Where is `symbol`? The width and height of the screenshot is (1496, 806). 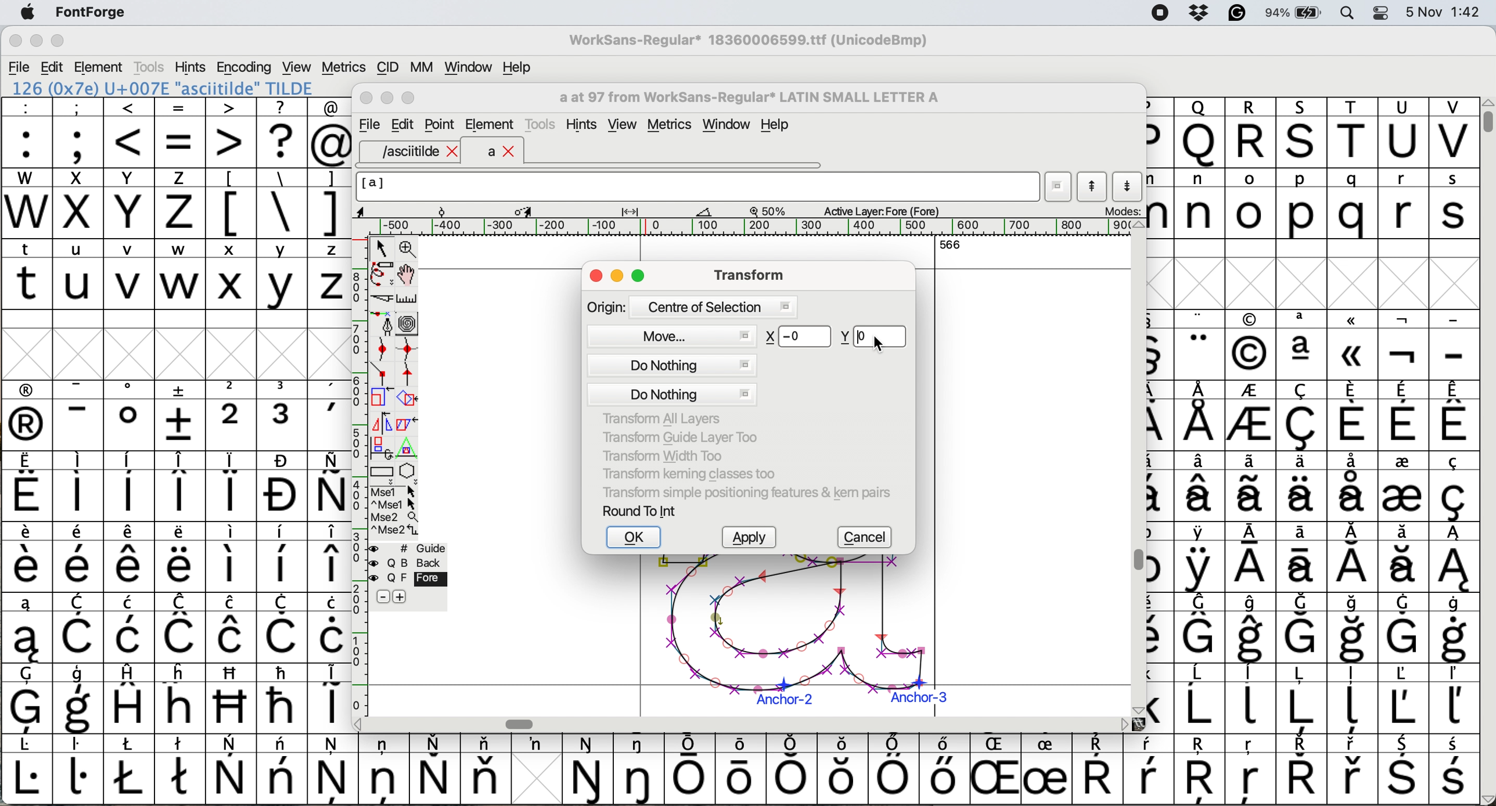
symbol is located at coordinates (27, 557).